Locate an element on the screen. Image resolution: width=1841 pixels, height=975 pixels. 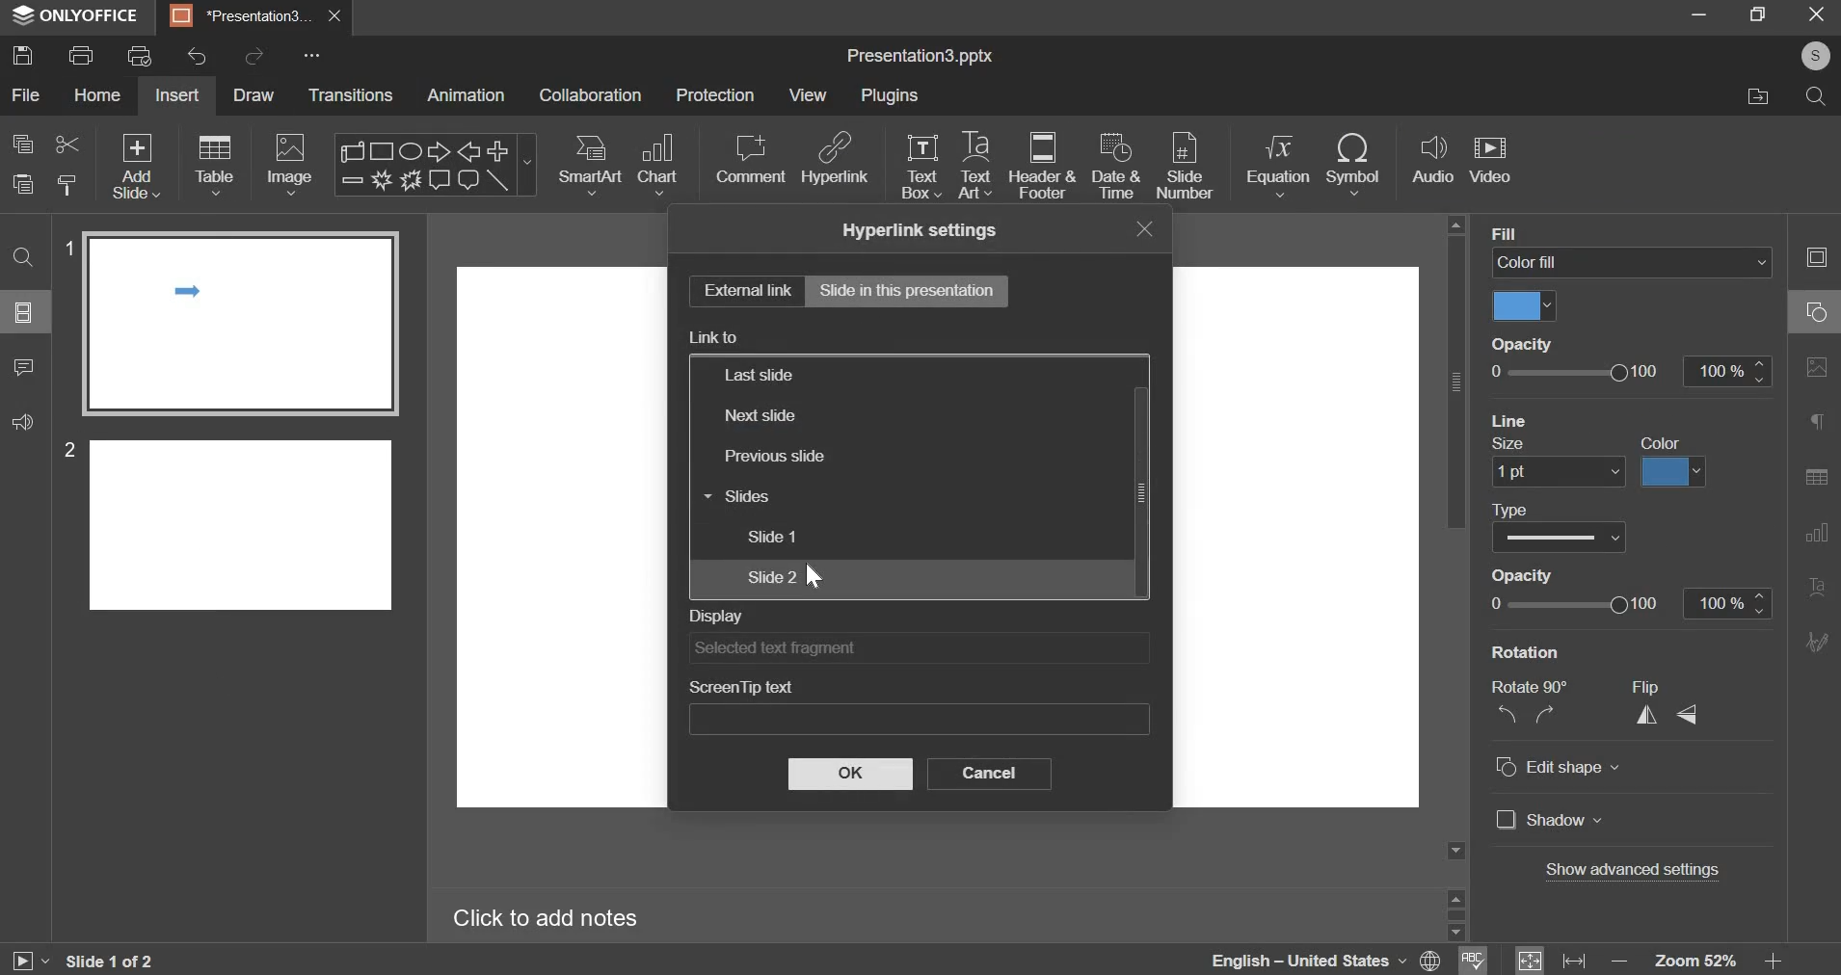
chart is located at coordinates (660, 165).